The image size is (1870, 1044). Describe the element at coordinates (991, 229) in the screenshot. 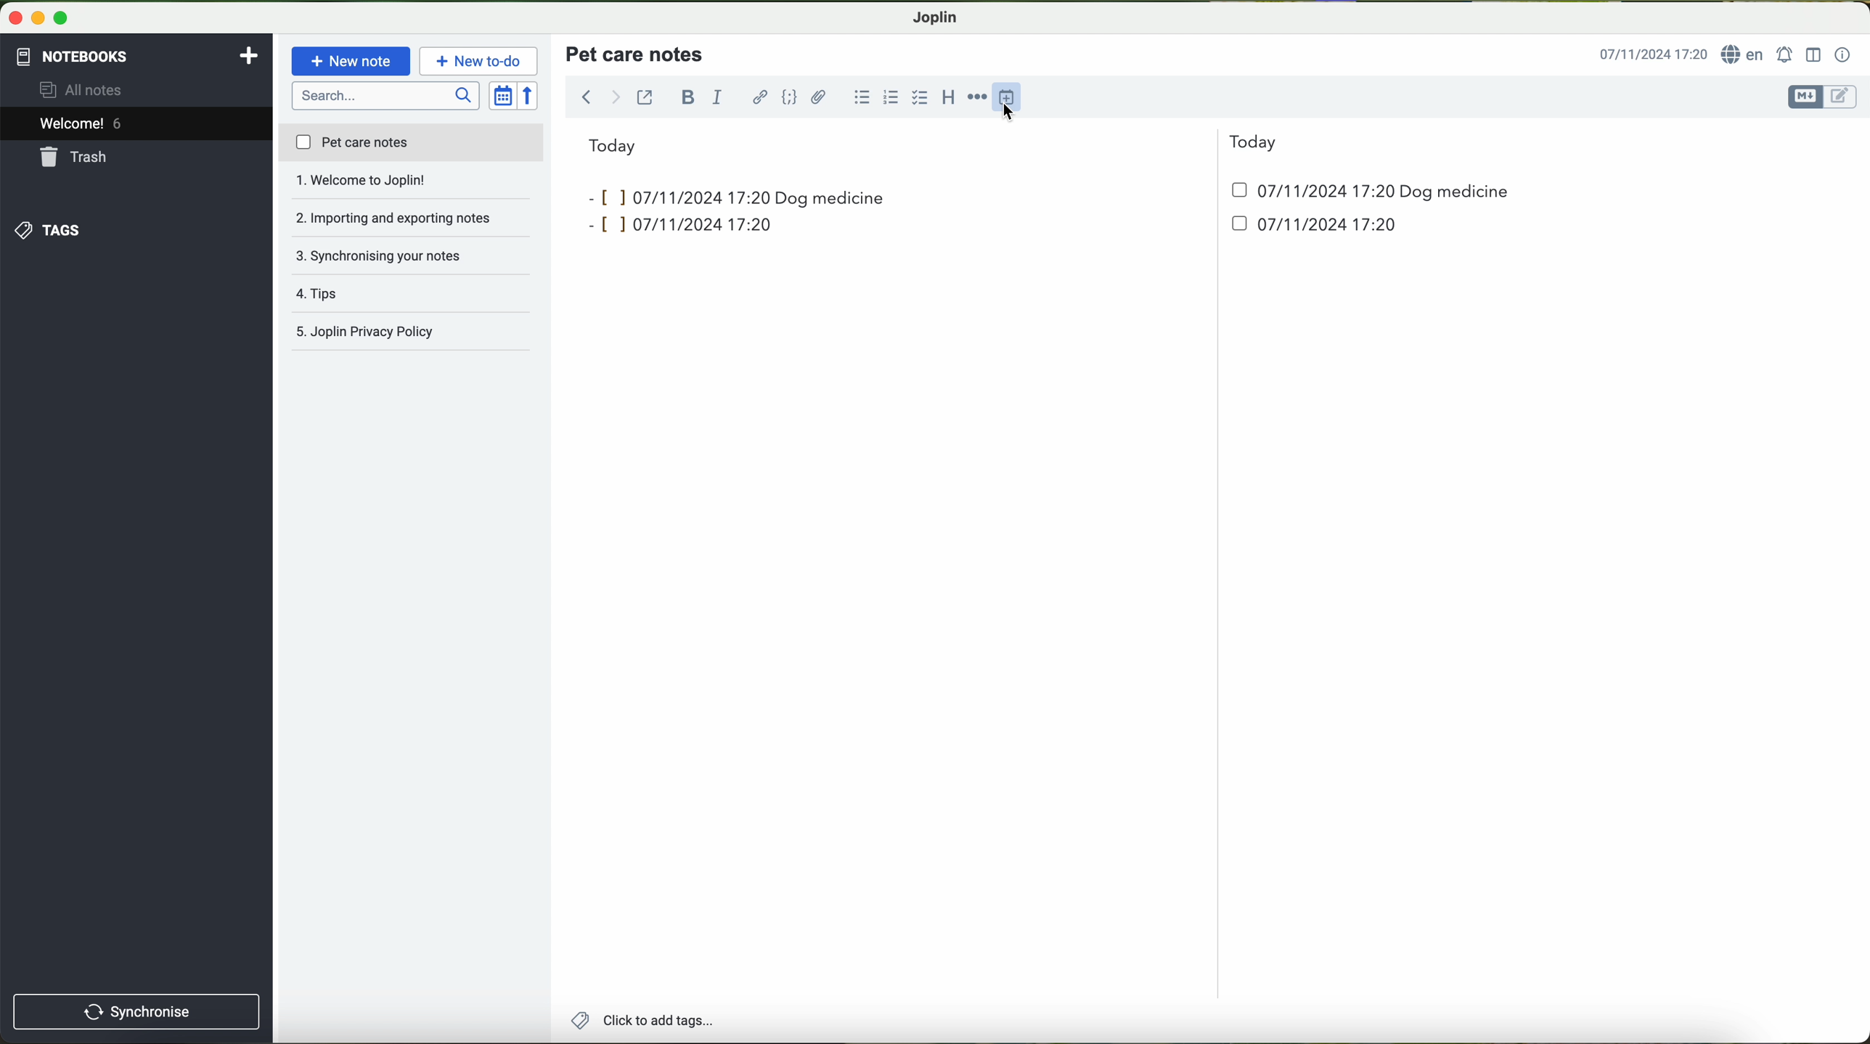

I see `date and hour` at that location.